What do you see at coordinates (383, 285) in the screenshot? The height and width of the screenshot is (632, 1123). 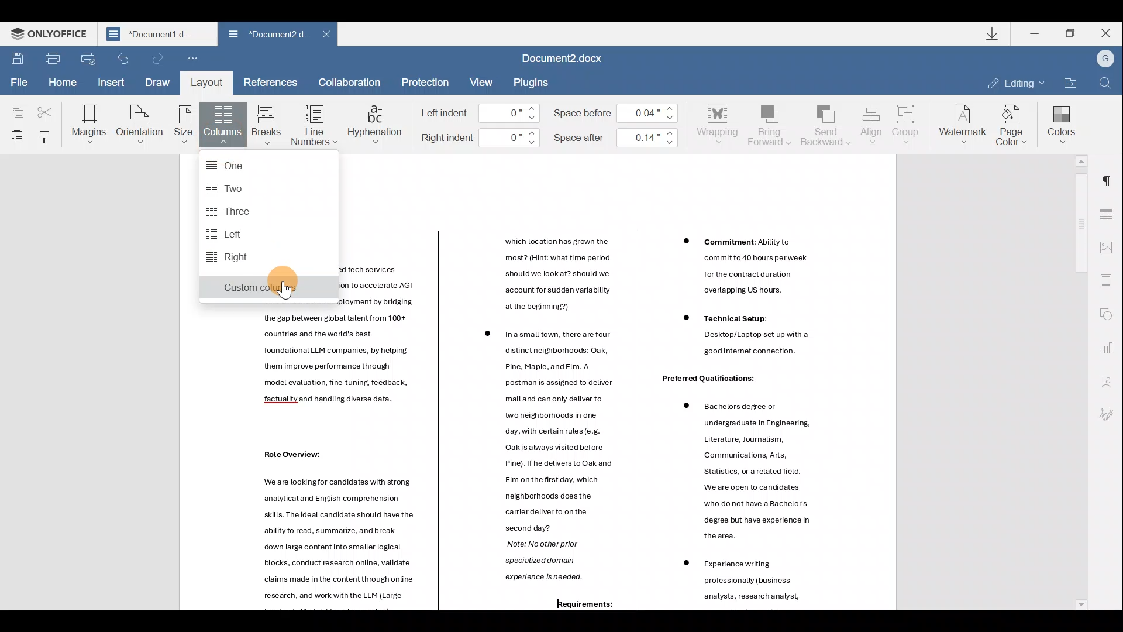 I see `` at bounding box center [383, 285].